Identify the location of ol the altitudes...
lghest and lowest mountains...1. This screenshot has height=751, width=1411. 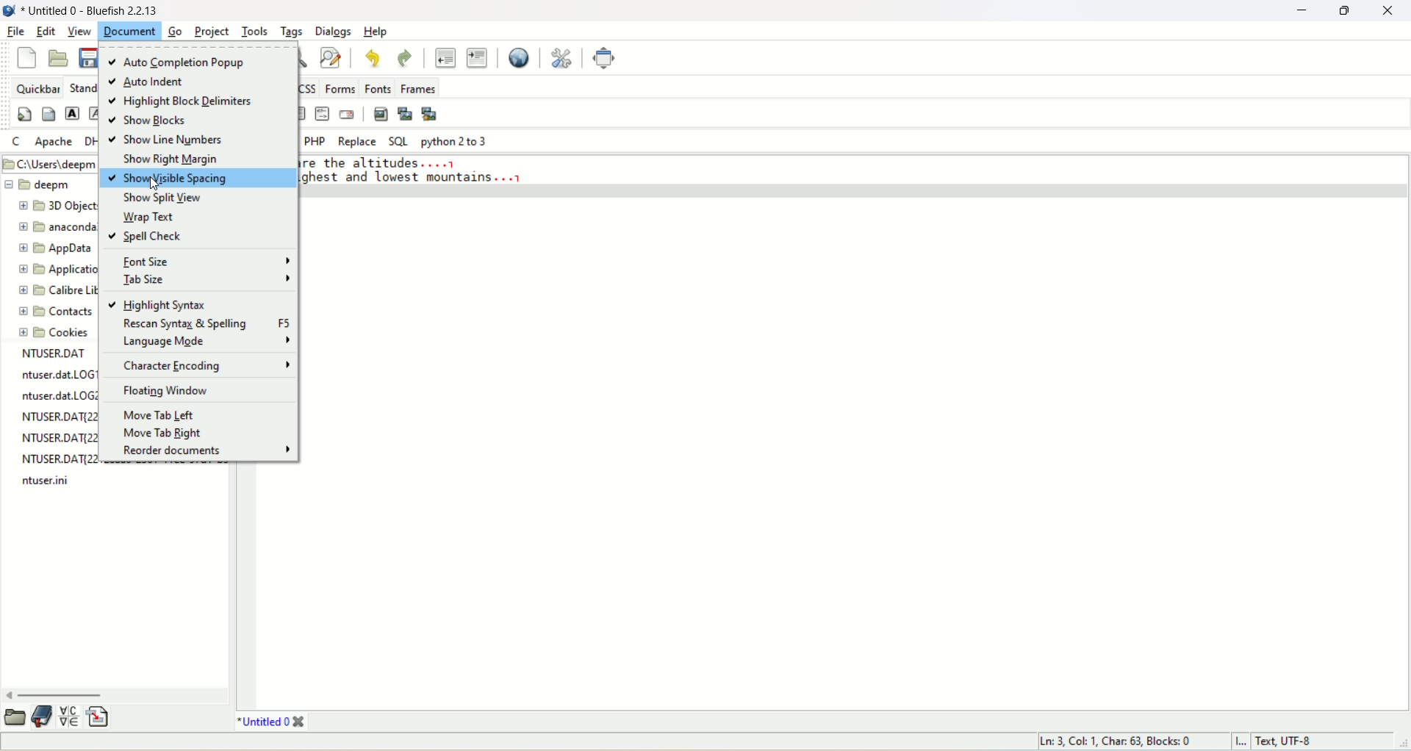
(425, 170).